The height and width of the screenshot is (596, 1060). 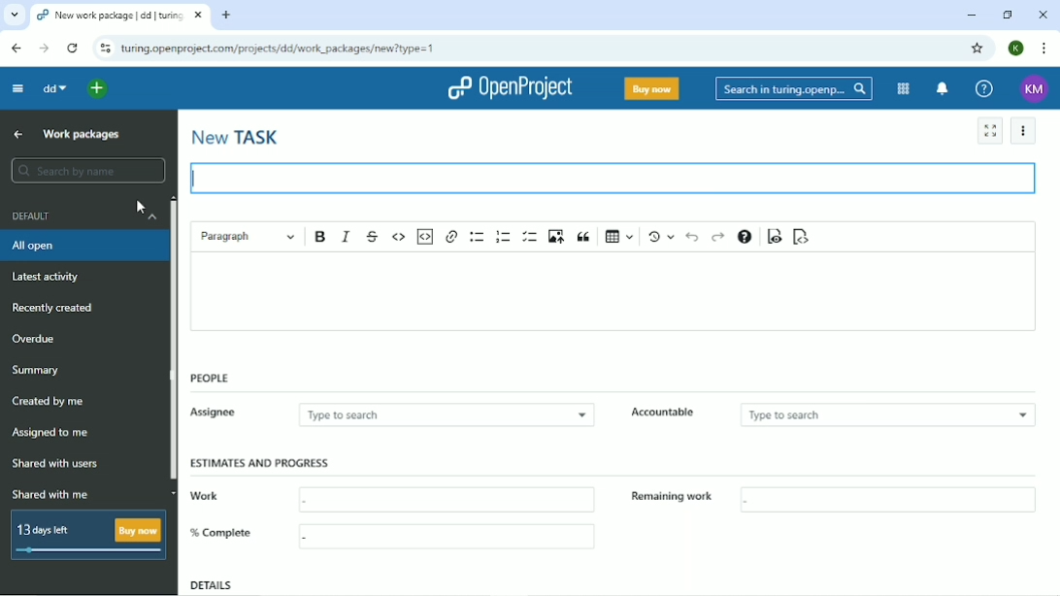 I want to click on close, so click(x=199, y=17).